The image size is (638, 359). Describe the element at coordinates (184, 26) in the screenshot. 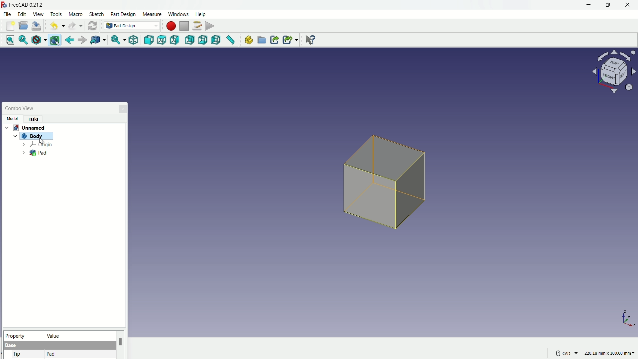

I see `stop macros` at that location.